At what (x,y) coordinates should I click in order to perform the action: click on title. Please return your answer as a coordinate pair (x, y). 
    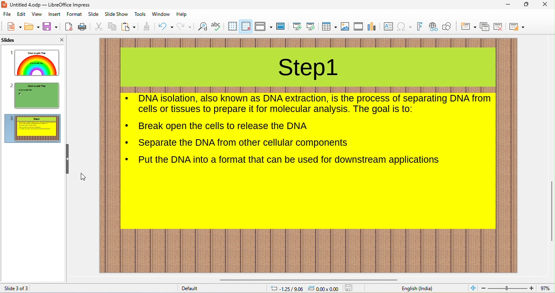
    Looking at the image, I should click on (309, 69).